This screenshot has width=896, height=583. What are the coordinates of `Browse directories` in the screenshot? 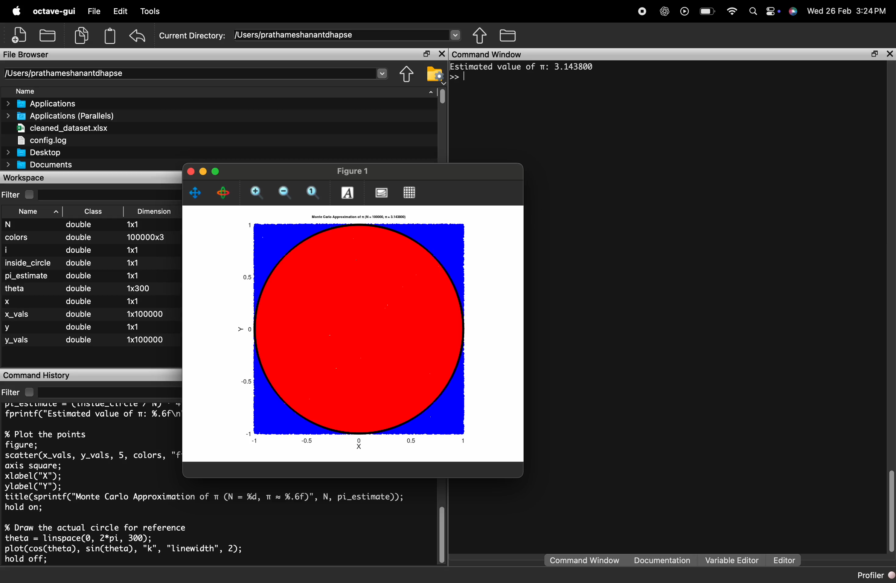 It's located at (508, 35).